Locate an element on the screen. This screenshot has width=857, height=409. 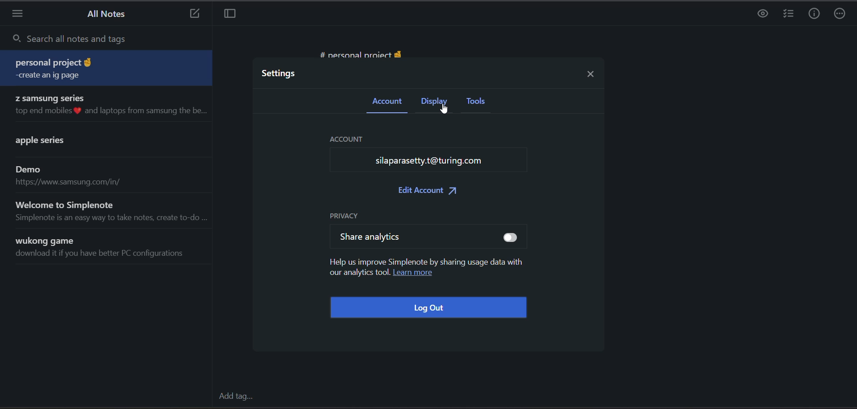
menu is located at coordinates (19, 16).